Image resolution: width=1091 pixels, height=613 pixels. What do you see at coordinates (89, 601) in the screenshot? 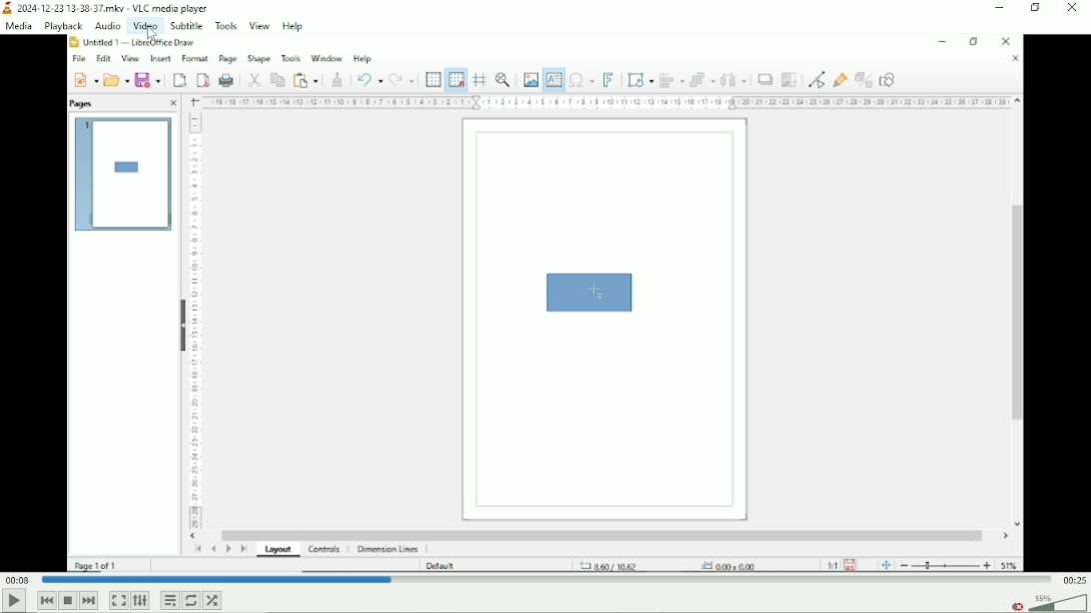
I see `Next` at bounding box center [89, 601].